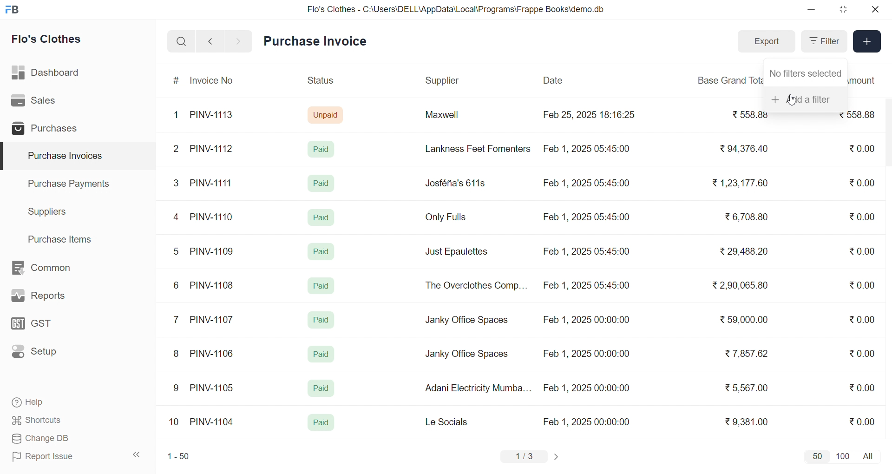  What do you see at coordinates (177, 150) in the screenshot?
I see `2` at bounding box center [177, 150].